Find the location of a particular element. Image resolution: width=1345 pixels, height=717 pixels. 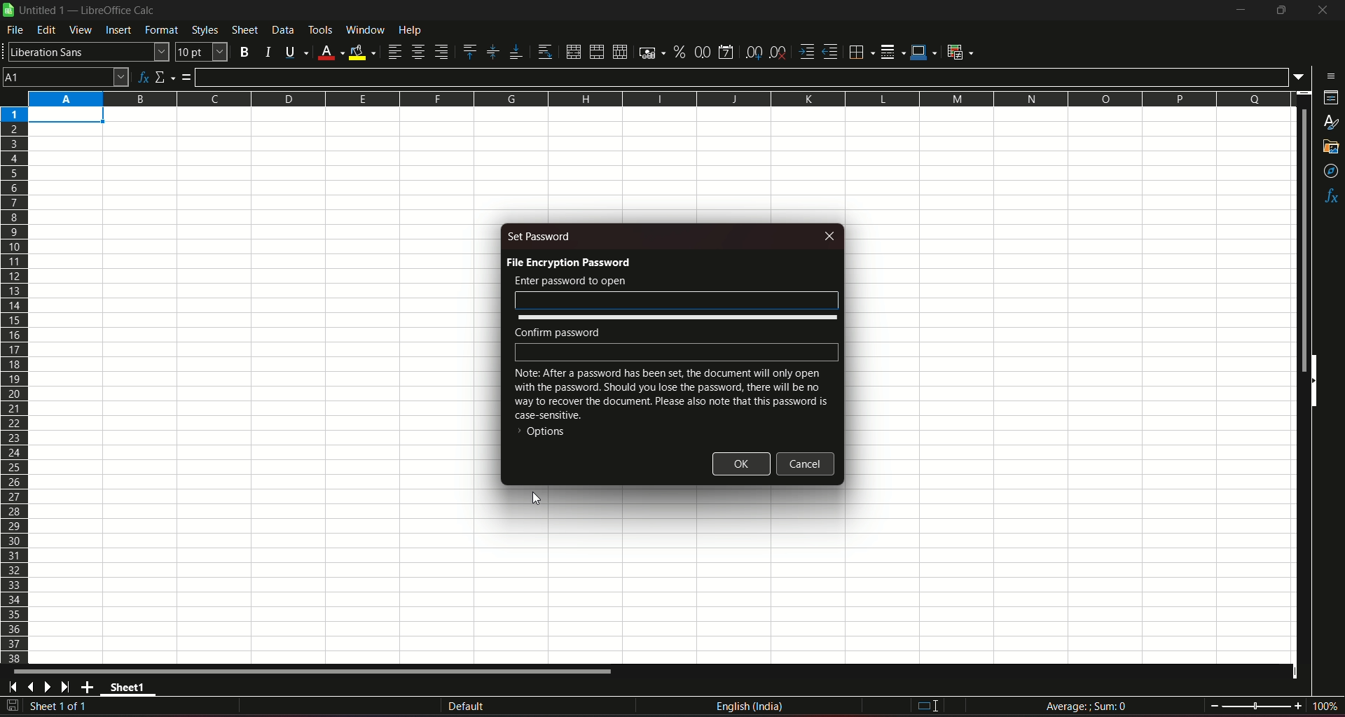

format as percent is located at coordinates (678, 53).